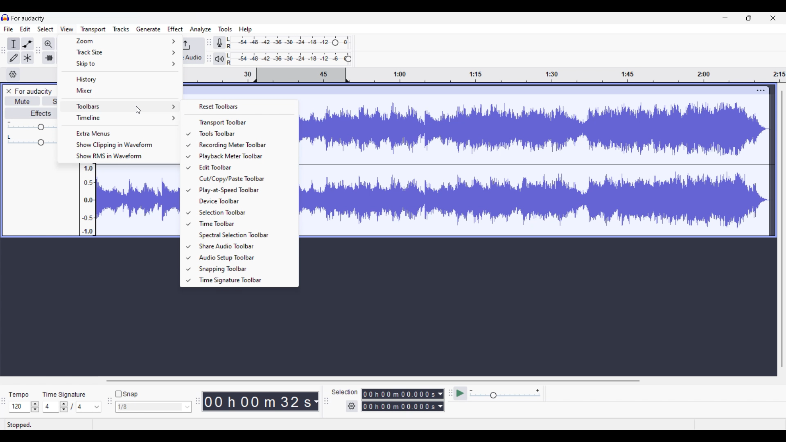 This screenshot has height=442, width=786. Describe the element at coordinates (441, 394) in the screenshot. I see `Duration measurement` at that location.